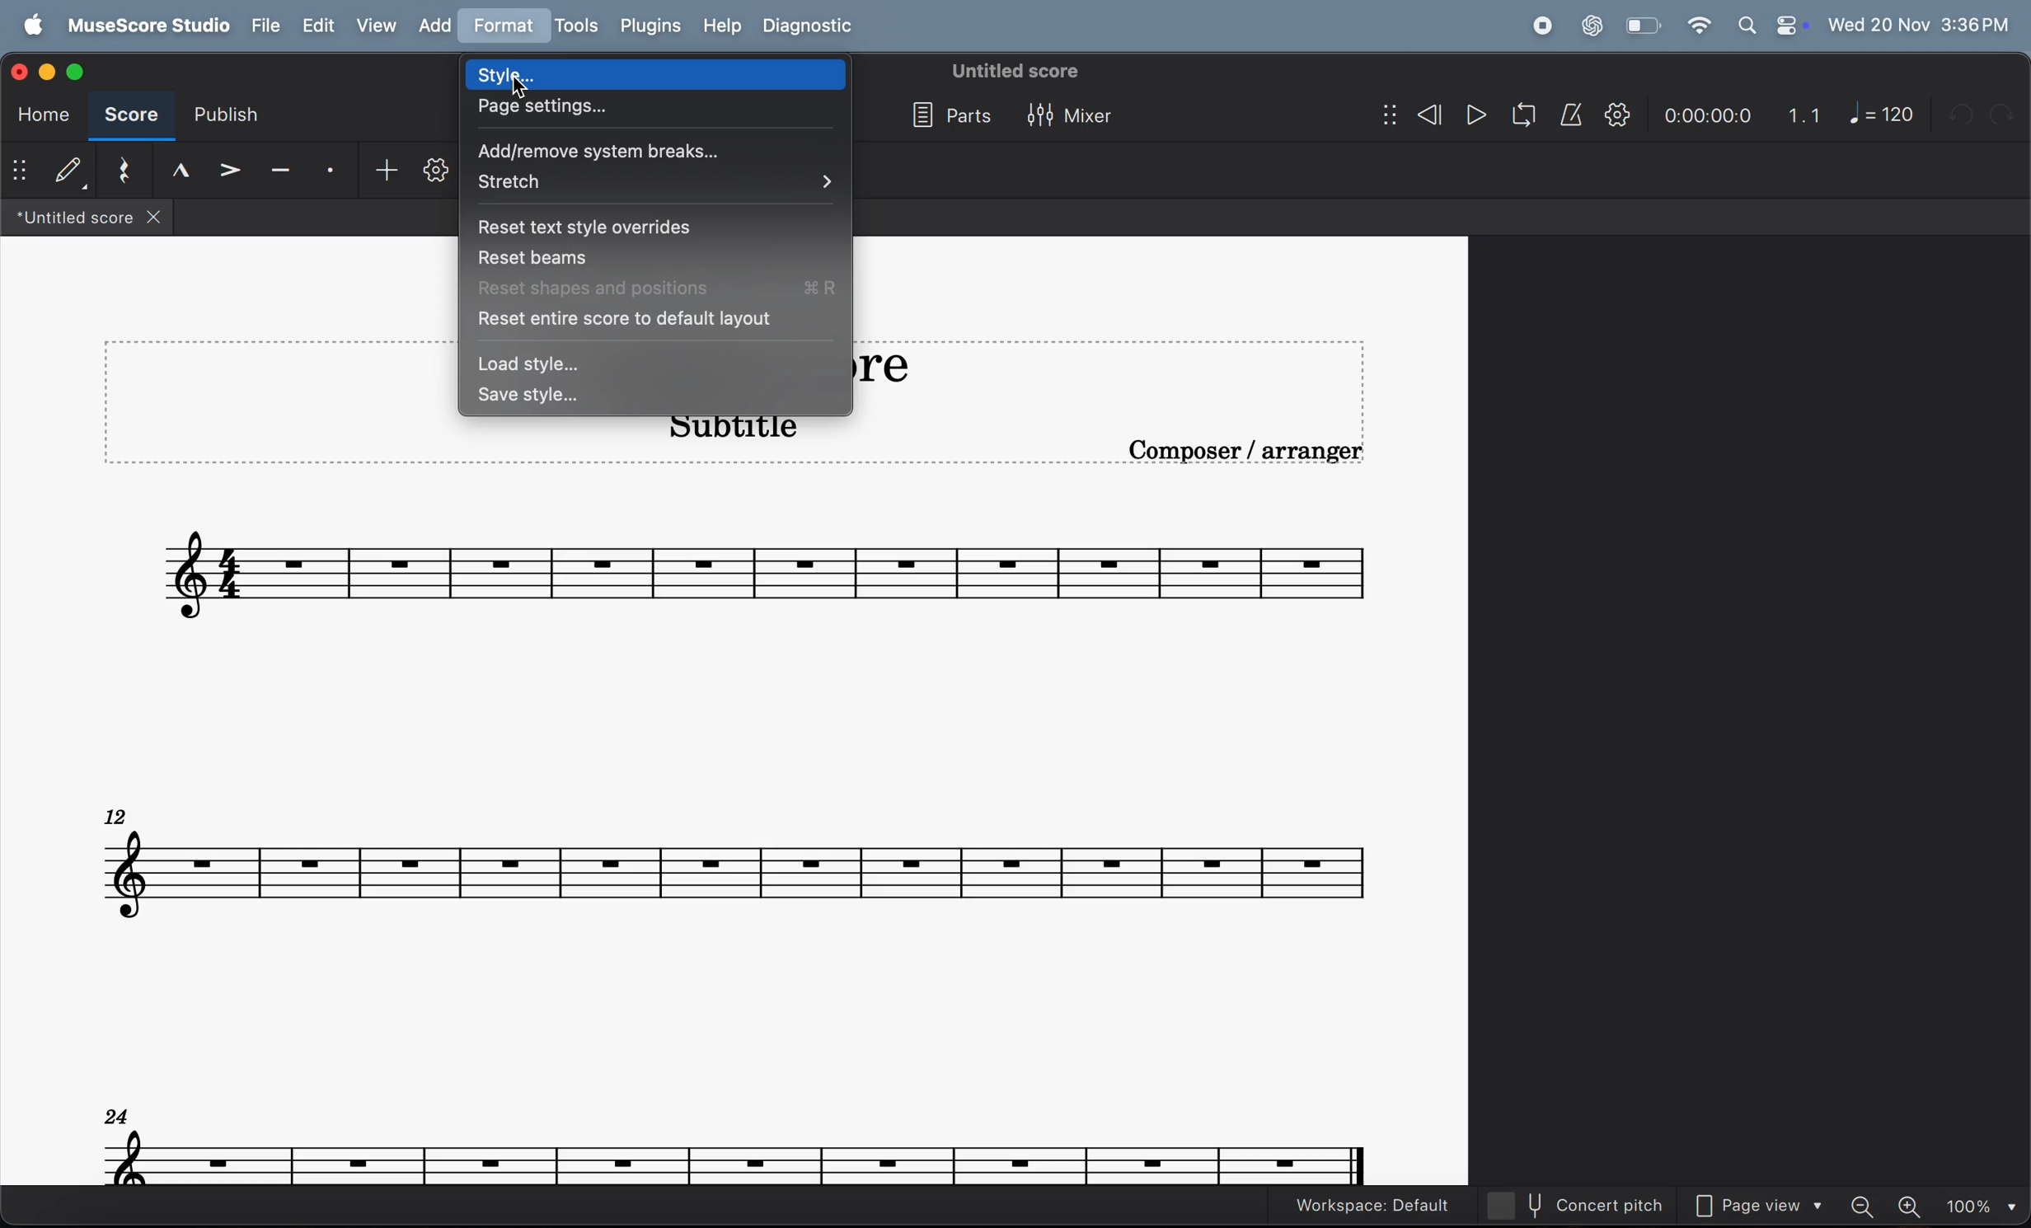 The image size is (2031, 1228). I want to click on mixer, so click(1073, 118).